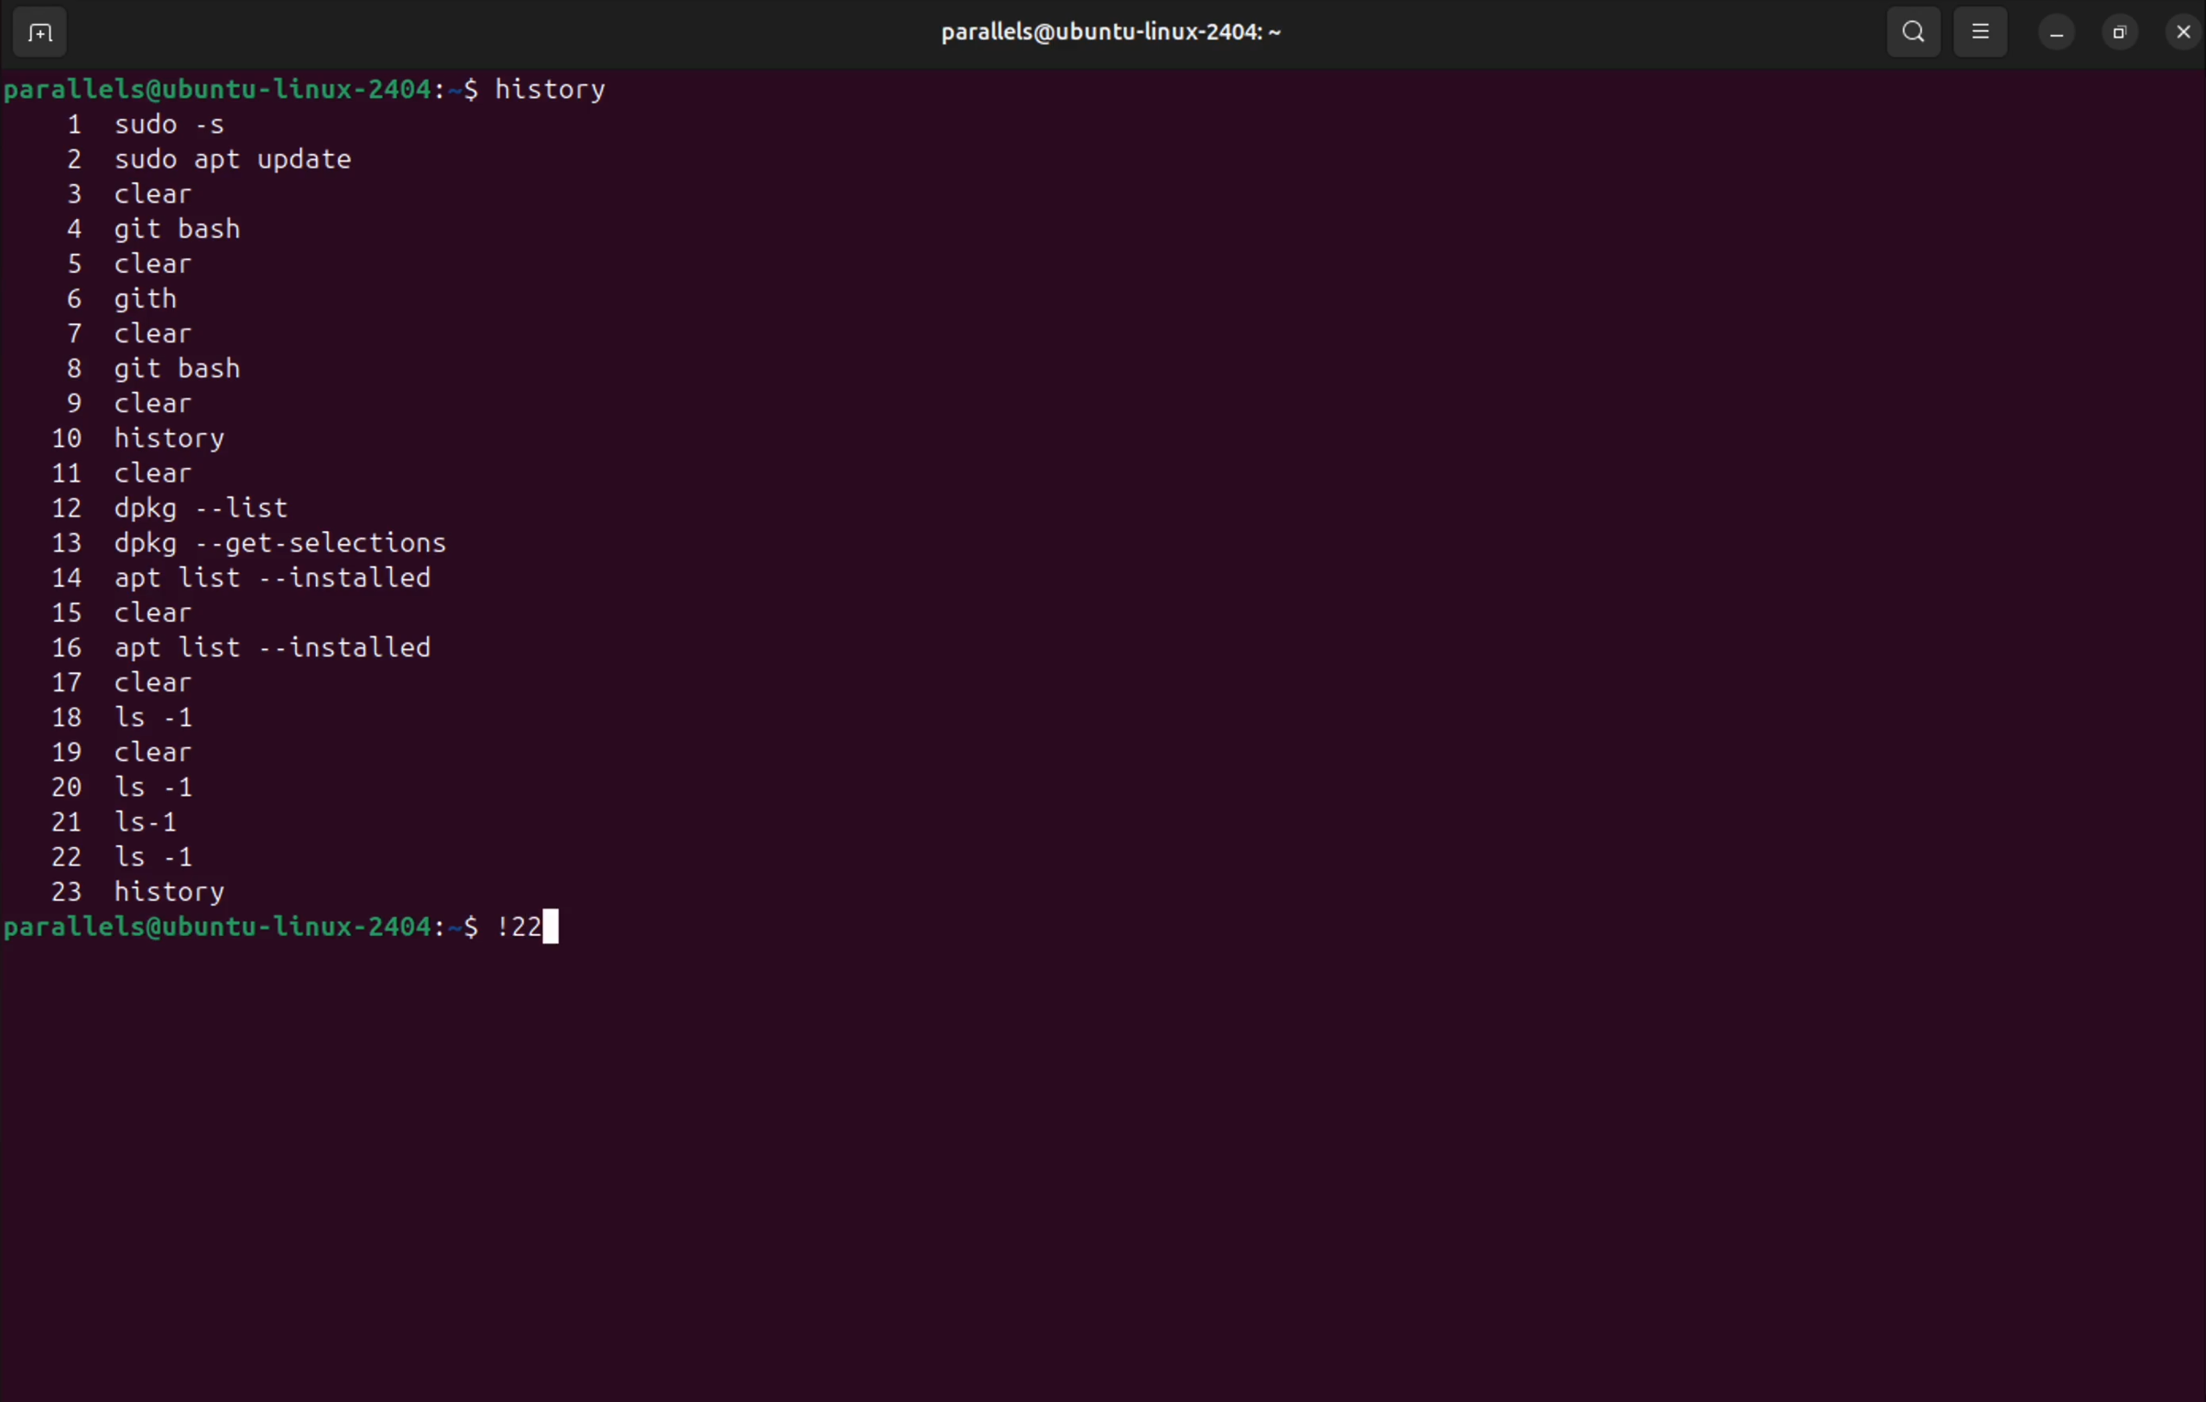 The width and height of the screenshot is (2206, 1402). Describe the element at coordinates (155, 473) in the screenshot. I see `11 clear` at that location.